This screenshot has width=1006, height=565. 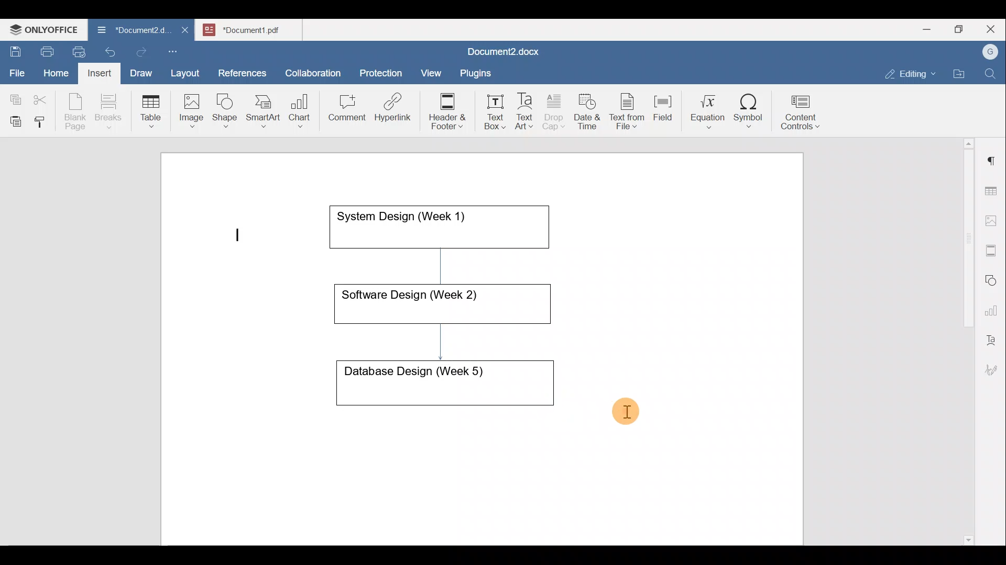 What do you see at coordinates (261, 109) in the screenshot?
I see `SmartArt` at bounding box center [261, 109].